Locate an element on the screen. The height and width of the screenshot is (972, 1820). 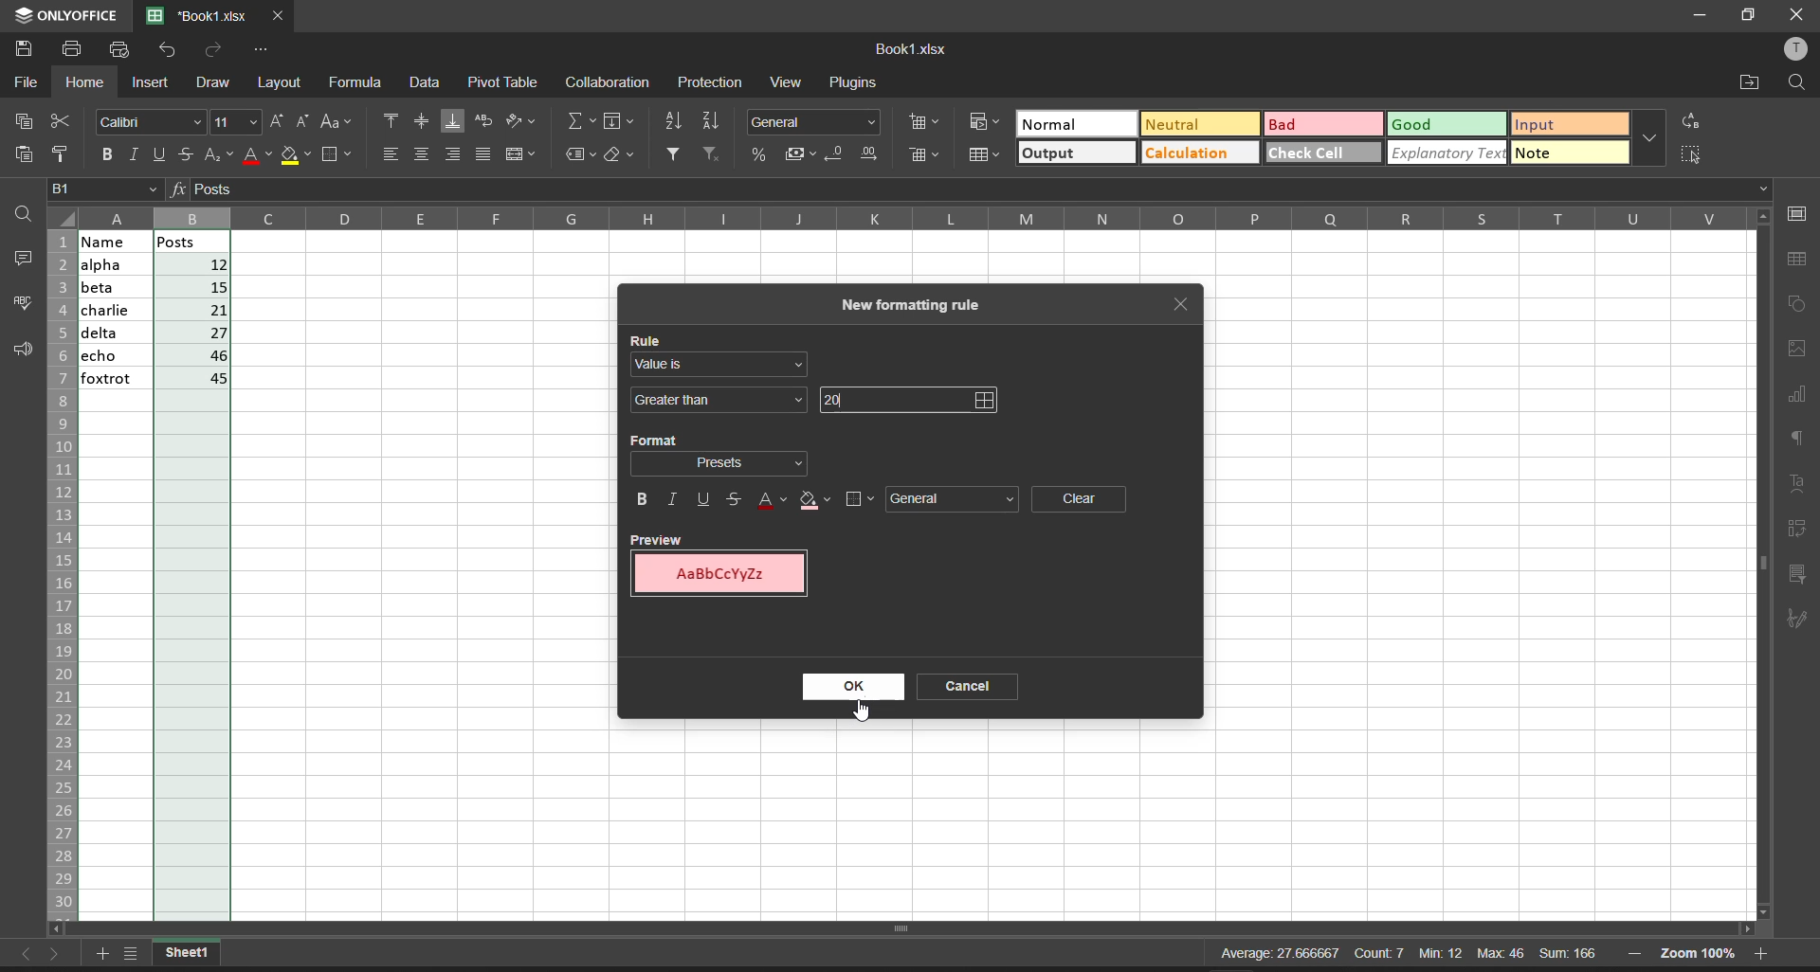
Bad is located at coordinates (1286, 124).